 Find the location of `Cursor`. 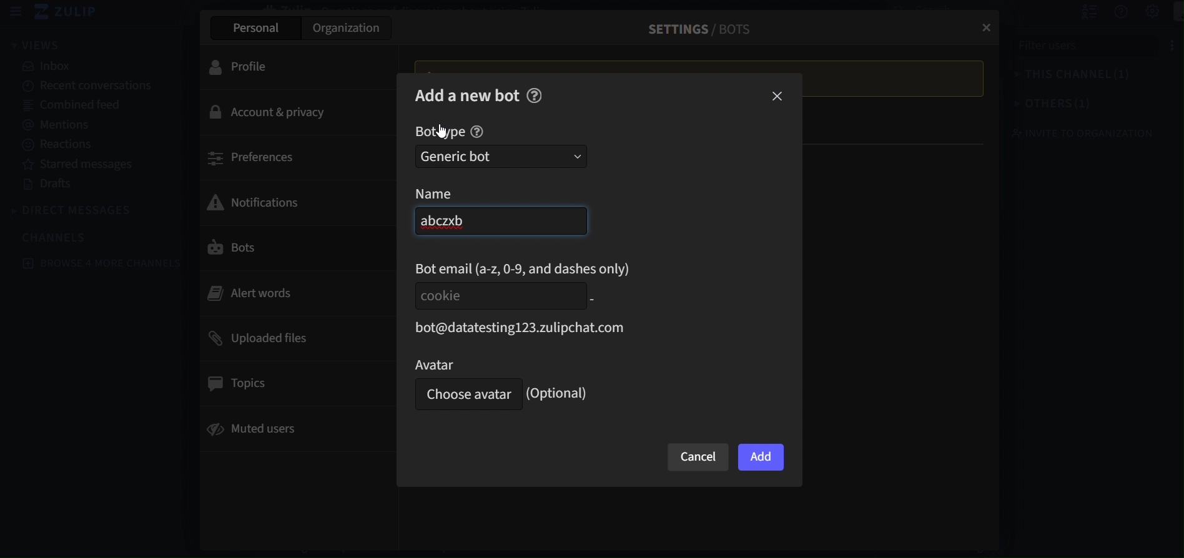

Cursor is located at coordinates (443, 131).